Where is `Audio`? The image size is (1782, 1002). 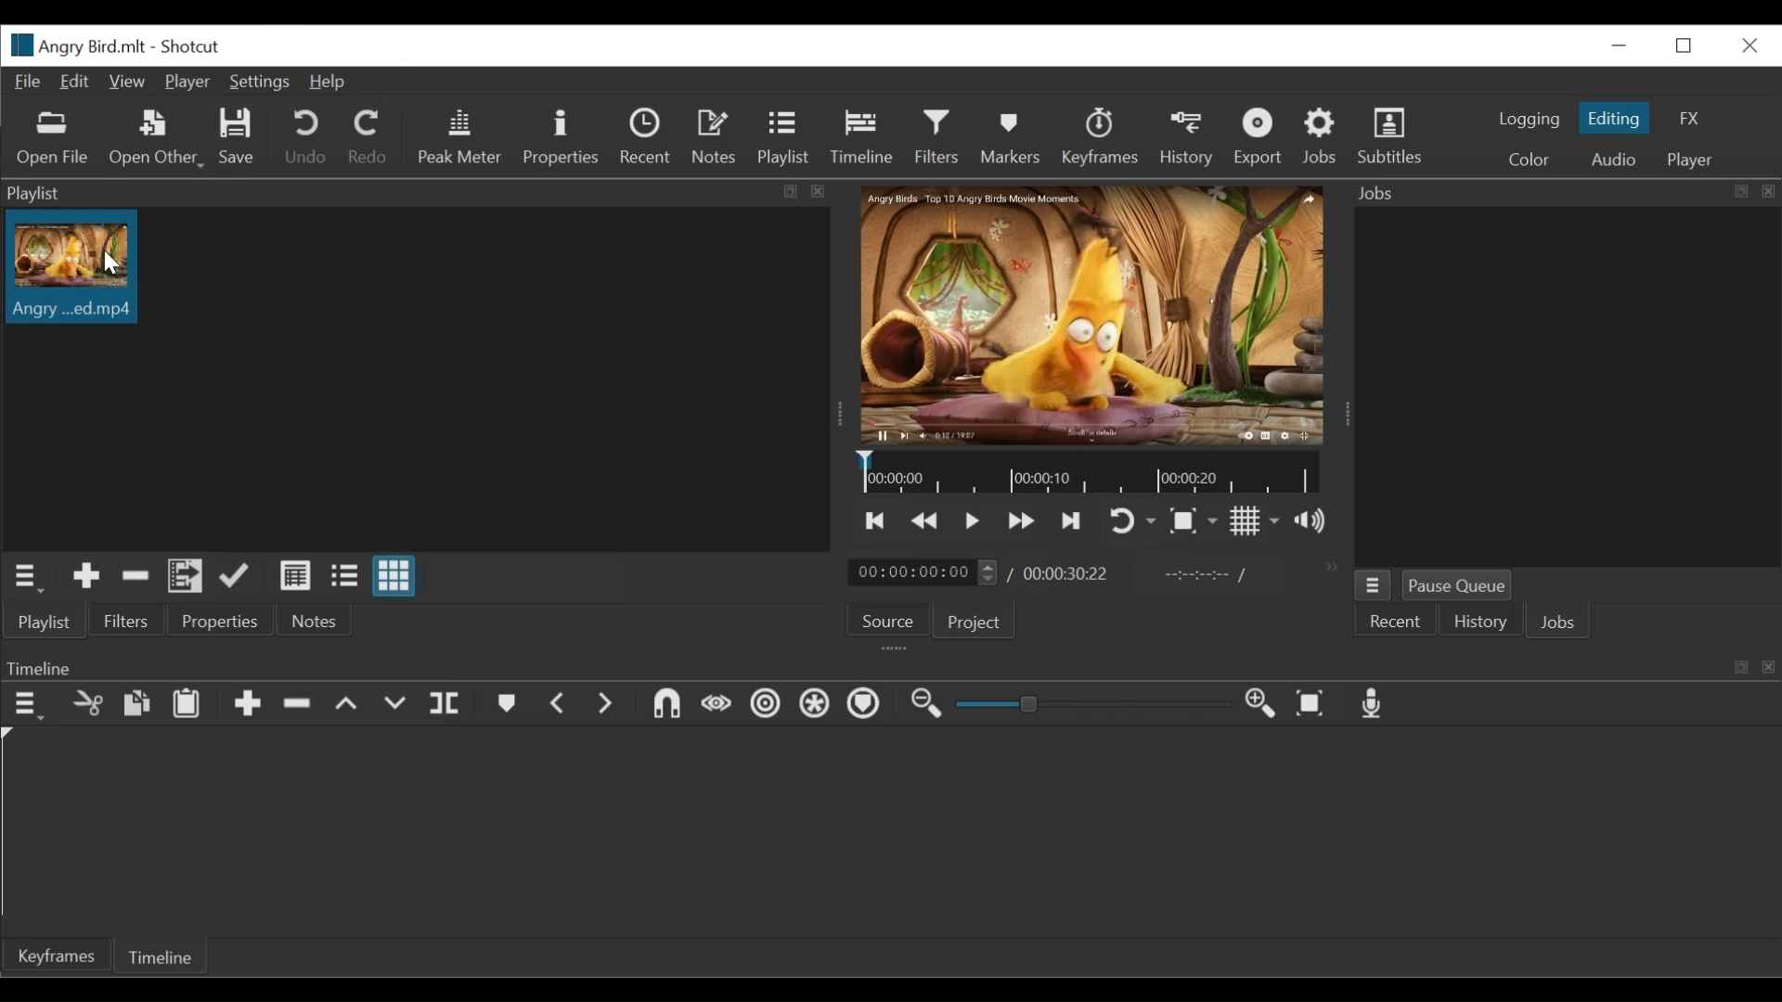 Audio is located at coordinates (1614, 158).